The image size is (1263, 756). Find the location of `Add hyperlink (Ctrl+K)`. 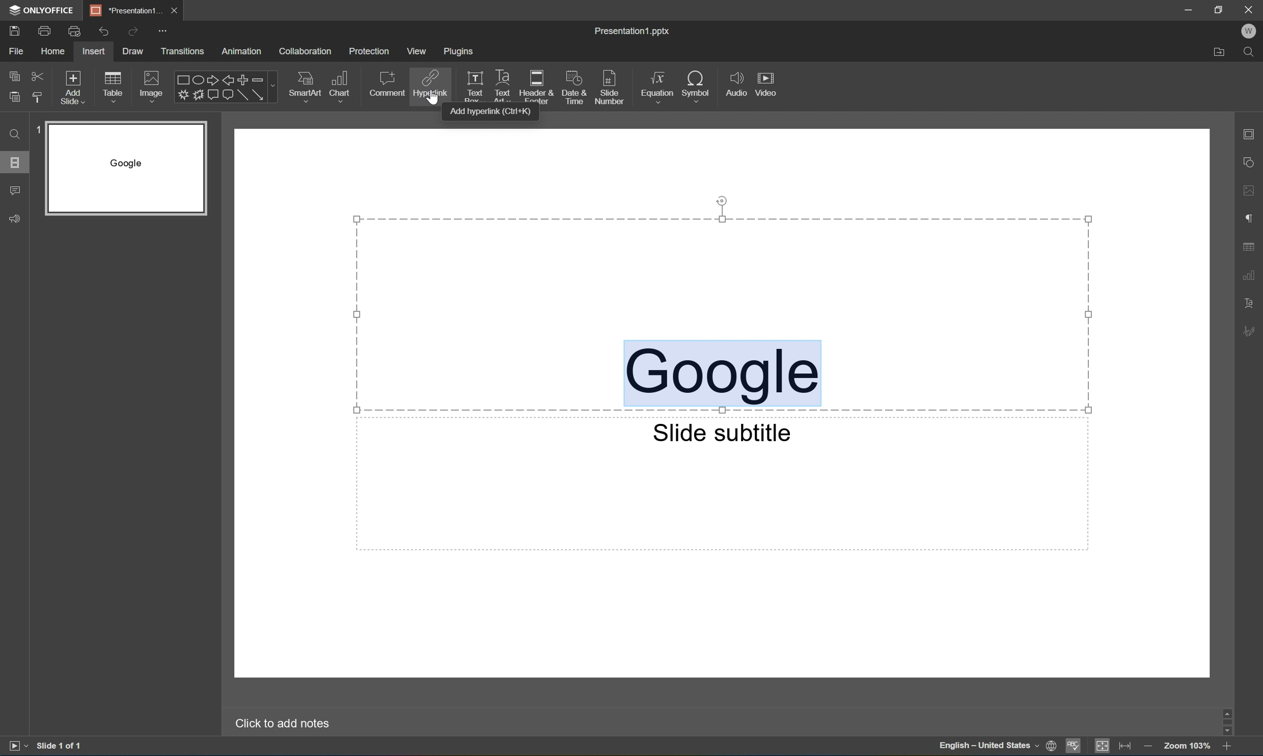

Add hyperlink (Ctrl+K) is located at coordinates (491, 112).